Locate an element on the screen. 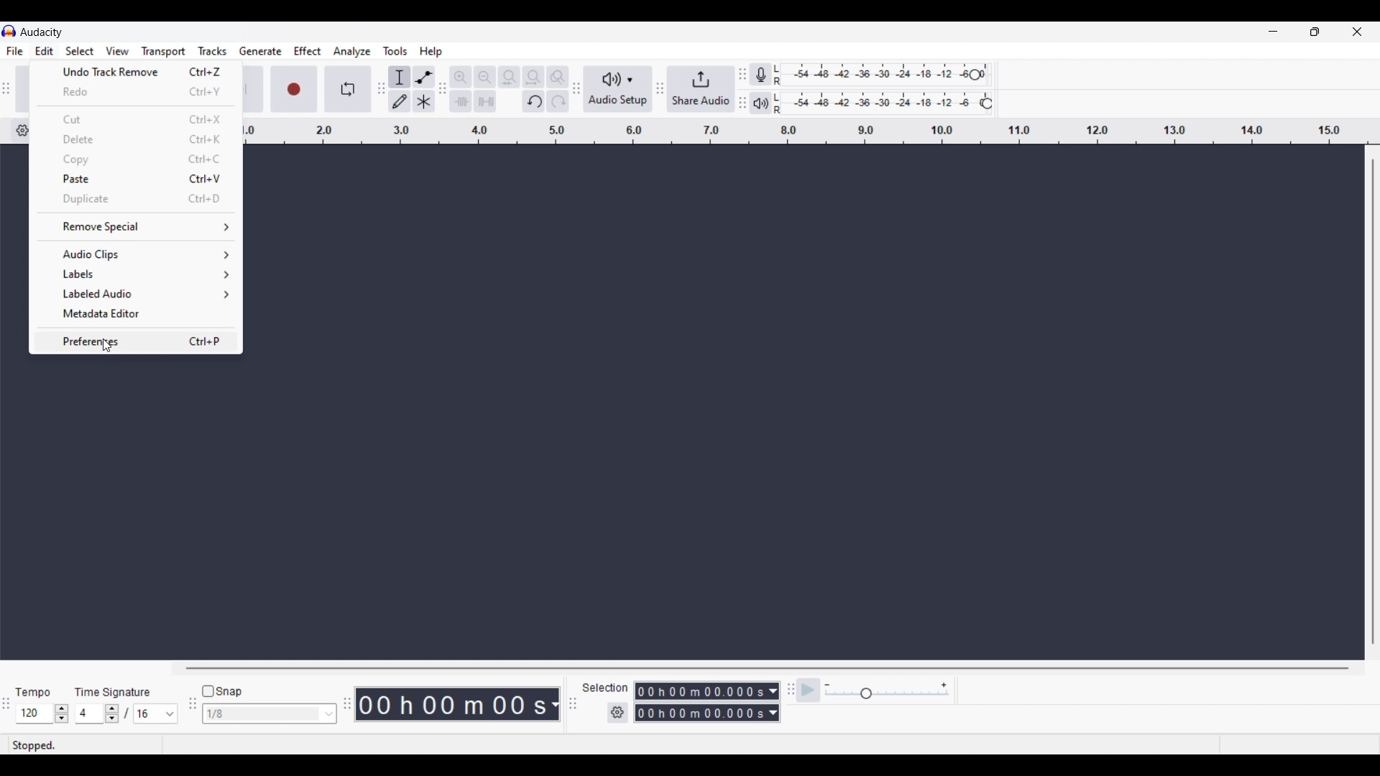 The height and width of the screenshot is (776, 1380). Selected time signature is located at coordinates (148, 714).